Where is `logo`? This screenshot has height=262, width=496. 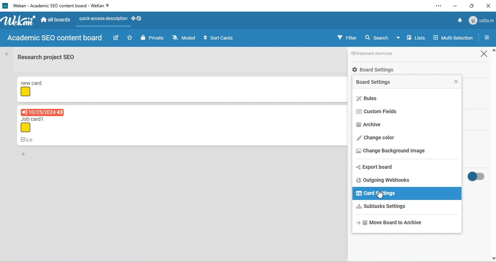 logo is located at coordinates (20, 21).